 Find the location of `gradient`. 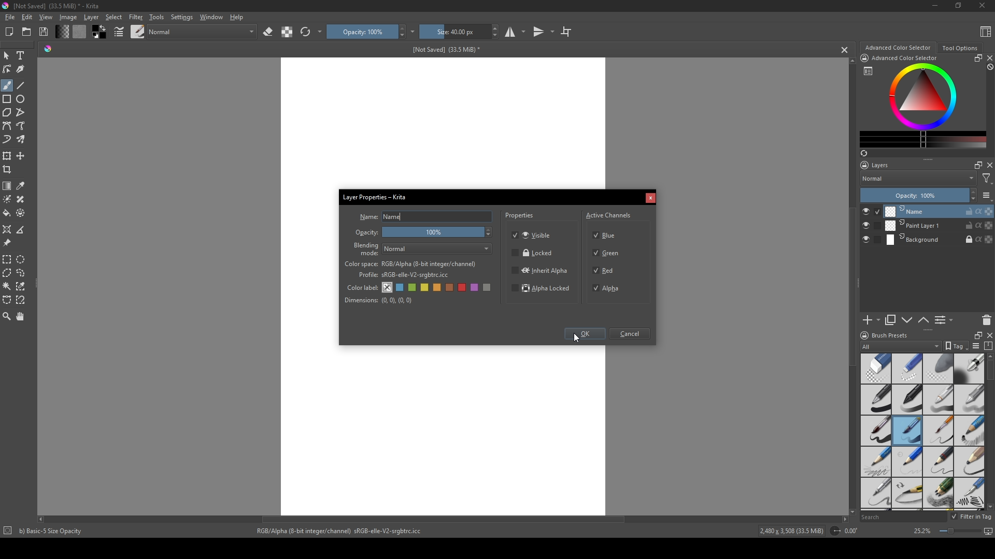

gradient is located at coordinates (7, 186).